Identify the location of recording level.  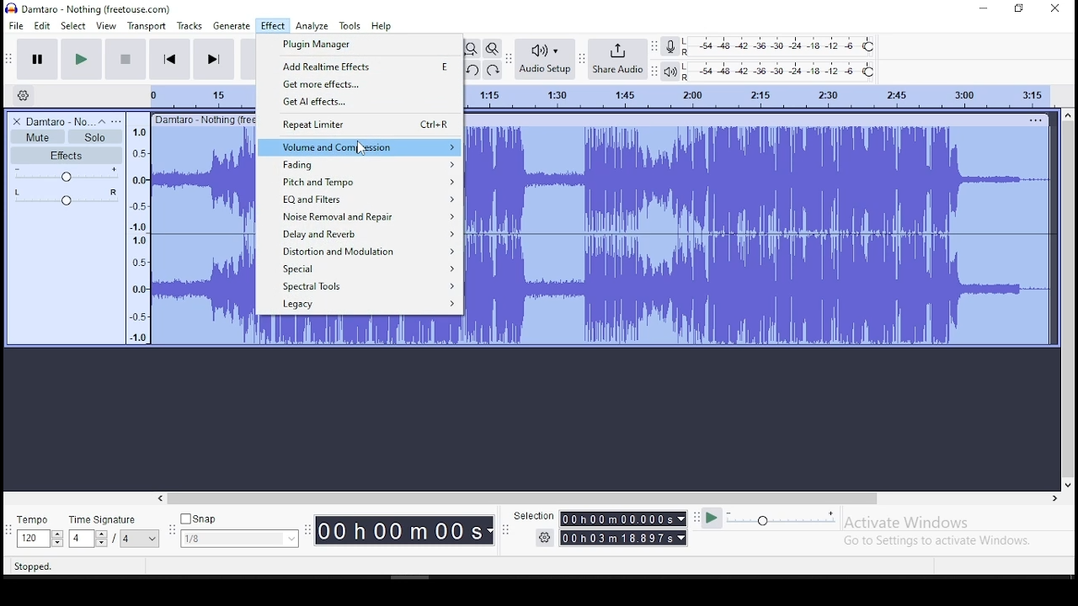
(781, 46).